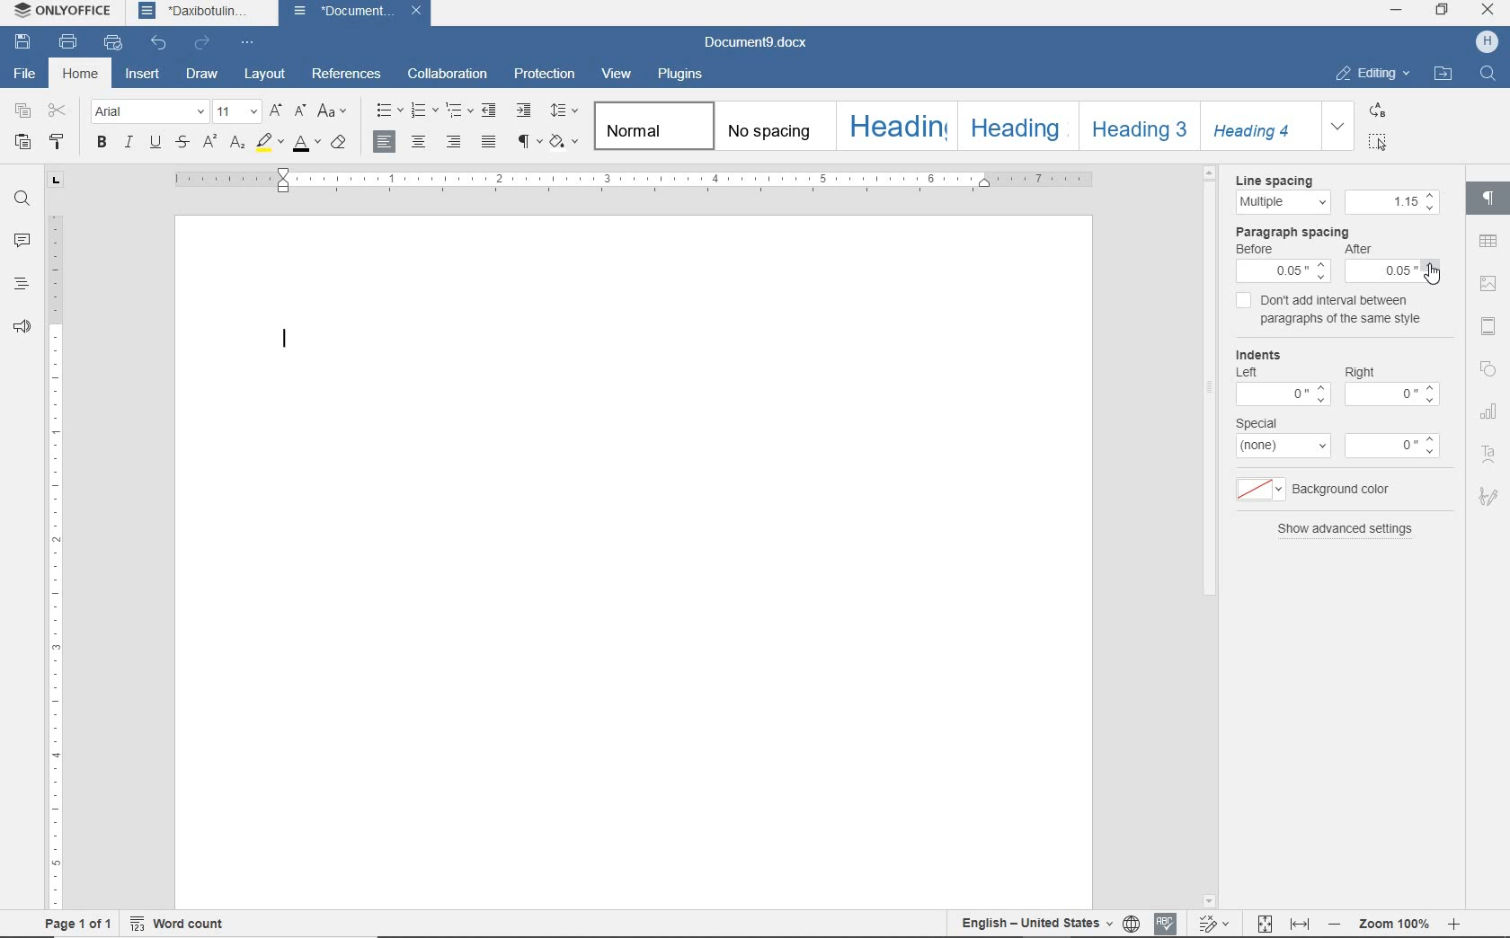 The image size is (1510, 938). I want to click on zoom in, so click(1453, 924).